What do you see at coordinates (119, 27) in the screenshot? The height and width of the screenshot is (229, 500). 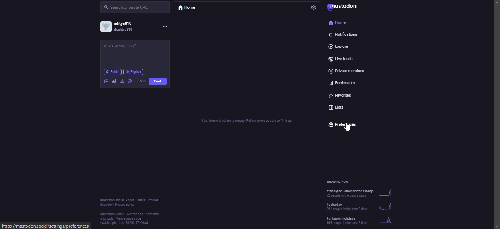 I see `account` at bounding box center [119, 27].